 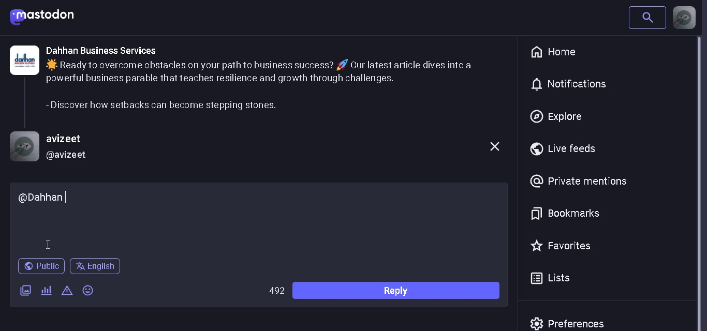 I want to click on bookmarks, so click(x=565, y=213).